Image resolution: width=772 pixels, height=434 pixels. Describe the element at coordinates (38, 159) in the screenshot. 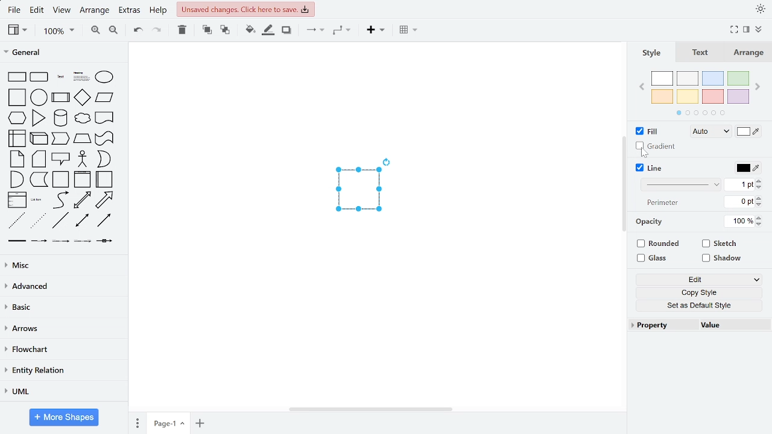

I see `general shapes` at that location.